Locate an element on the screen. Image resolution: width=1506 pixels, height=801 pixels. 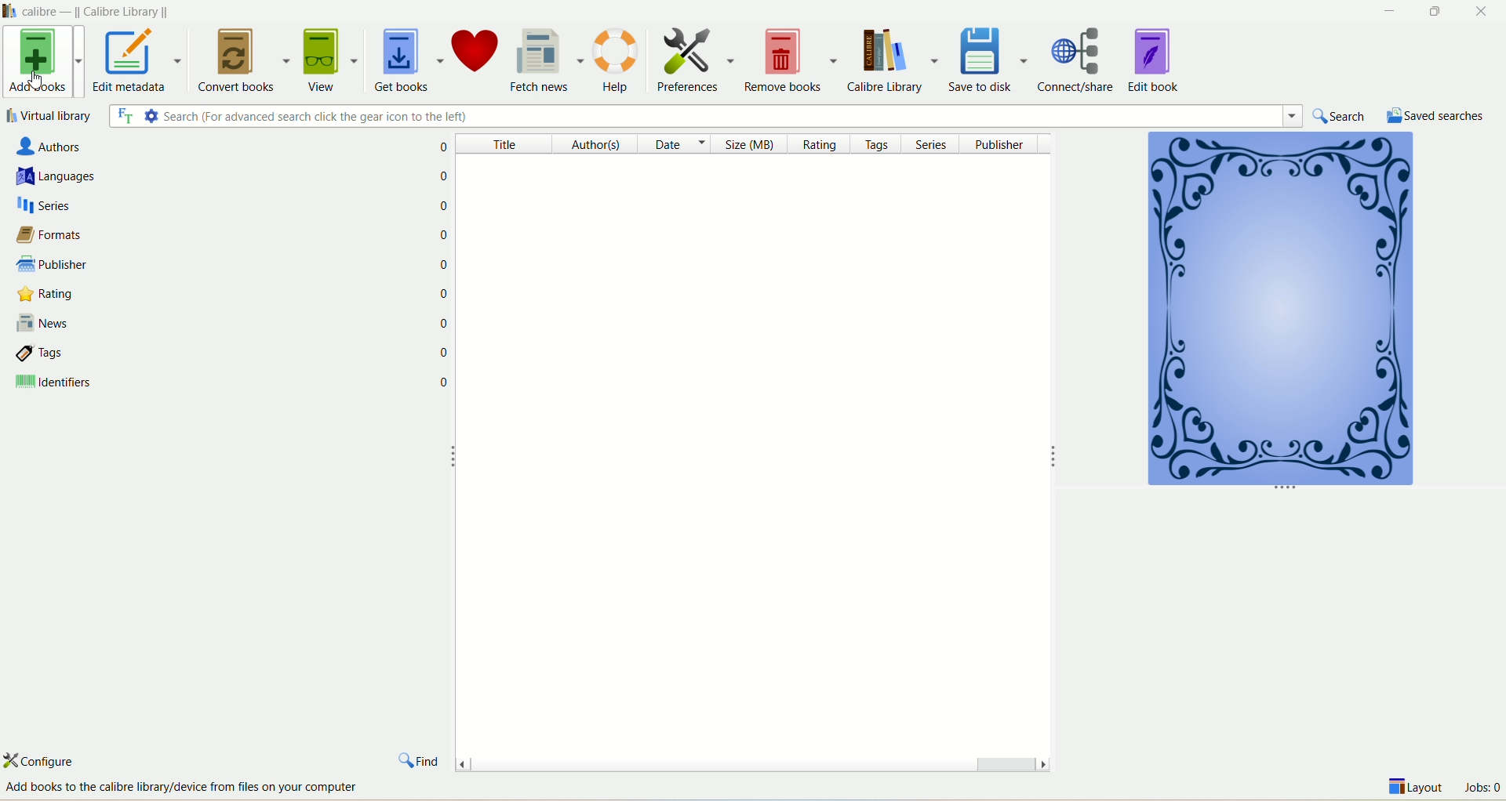
add books is located at coordinates (42, 63).